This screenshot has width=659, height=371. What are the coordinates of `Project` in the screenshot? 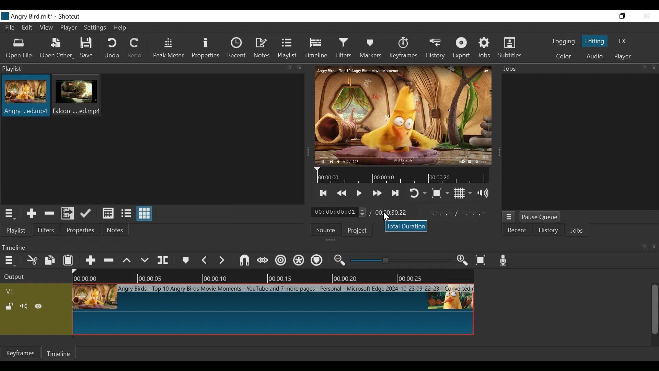 It's located at (357, 230).